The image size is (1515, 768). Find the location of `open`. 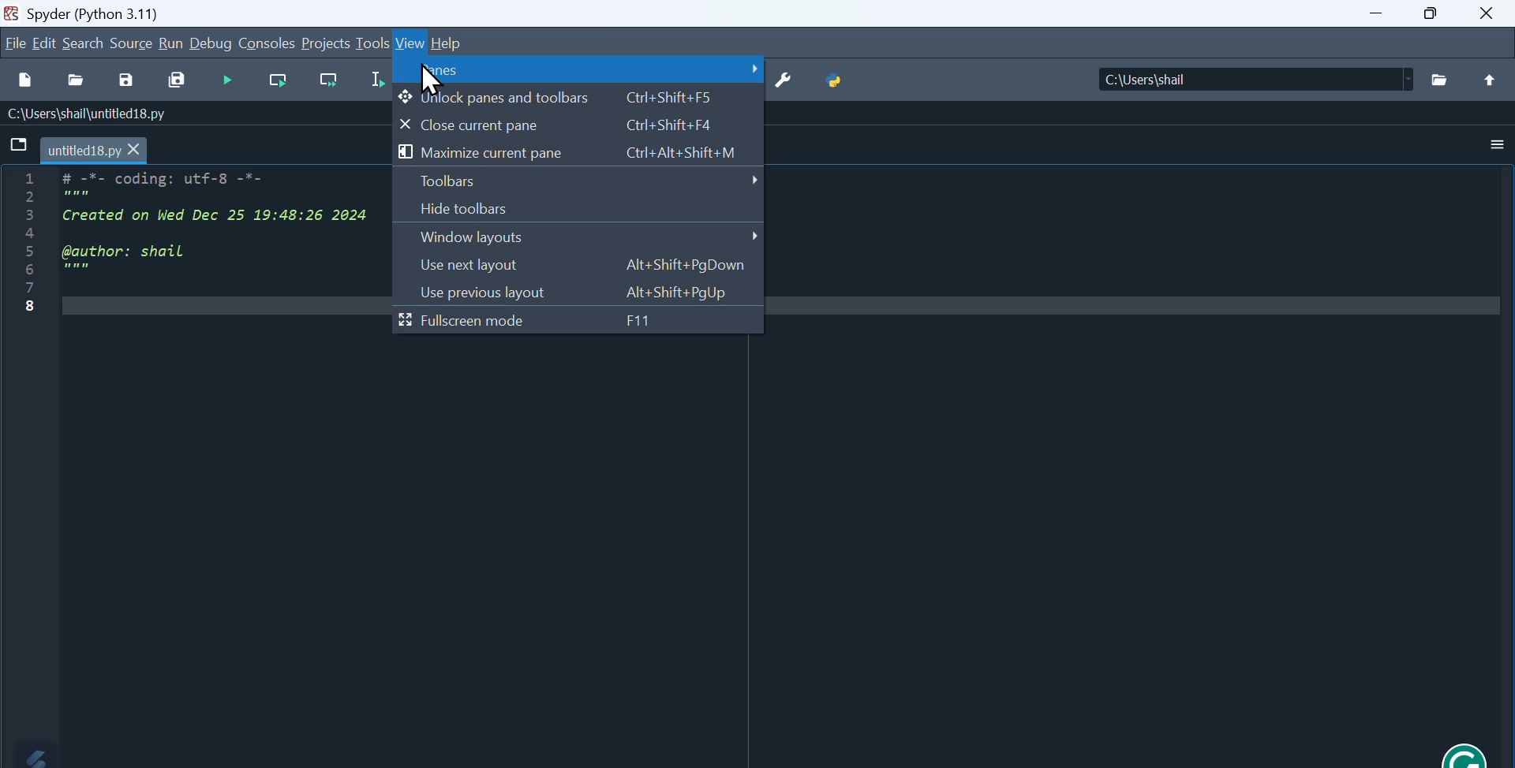

open is located at coordinates (76, 81).